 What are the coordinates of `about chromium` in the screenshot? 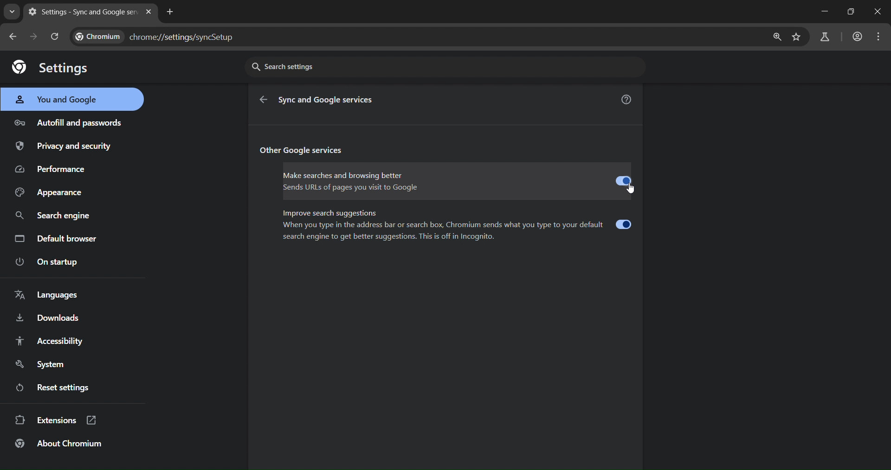 It's located at (65, 443).